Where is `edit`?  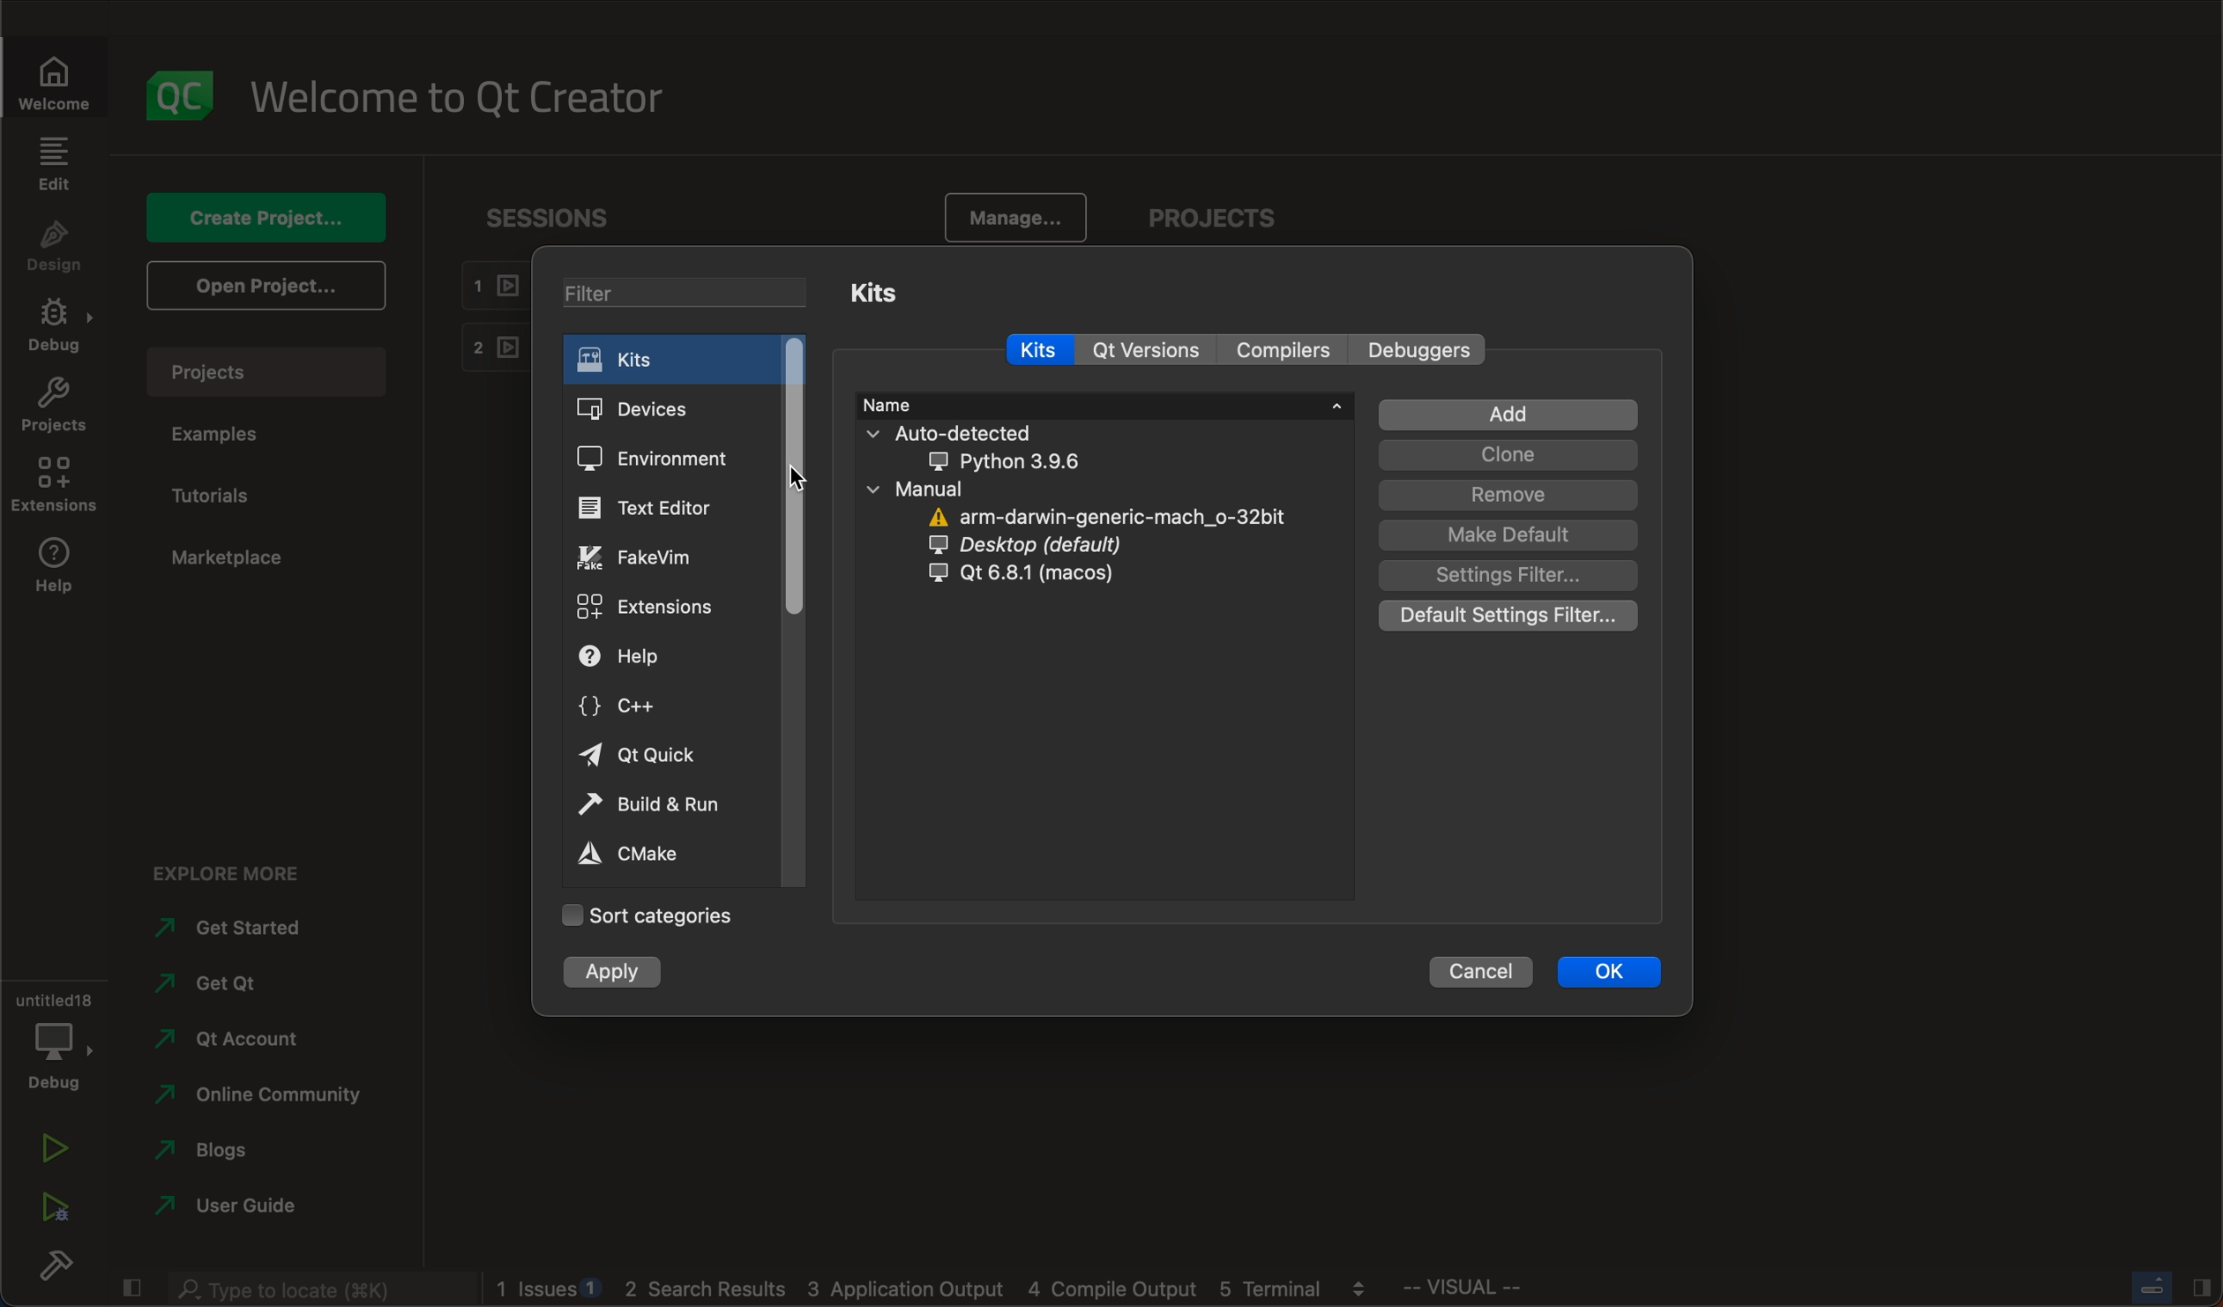
edit is located at coordinates (56, 162).